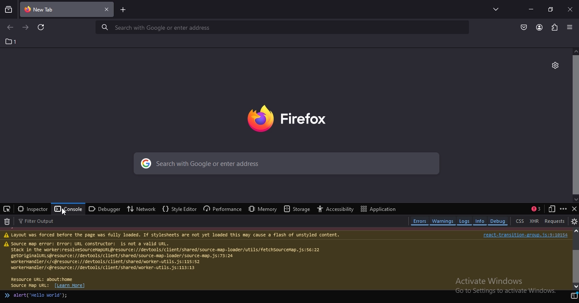  Describe the element at coordinates (32, 209) in the screenshot. I see `inspector` at that location.